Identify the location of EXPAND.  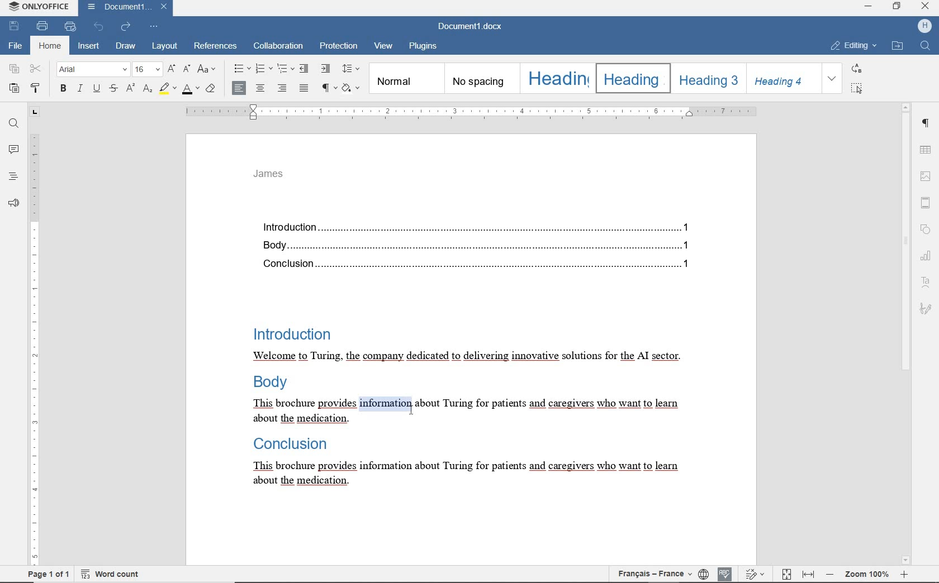
(832, 79).